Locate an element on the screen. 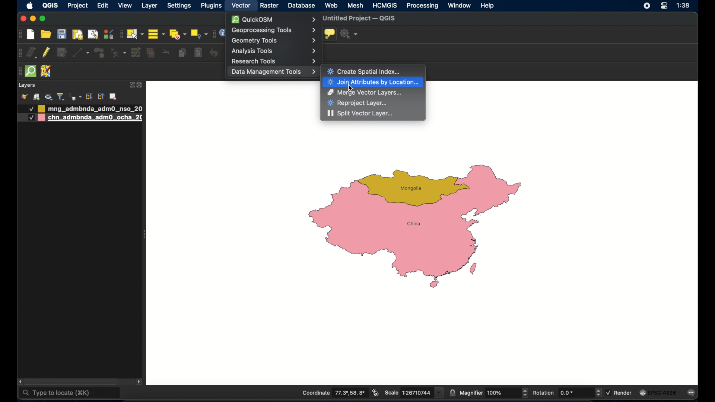 The width and height of the screenshot is (715, 402). time is located at coordinates (684, 6).